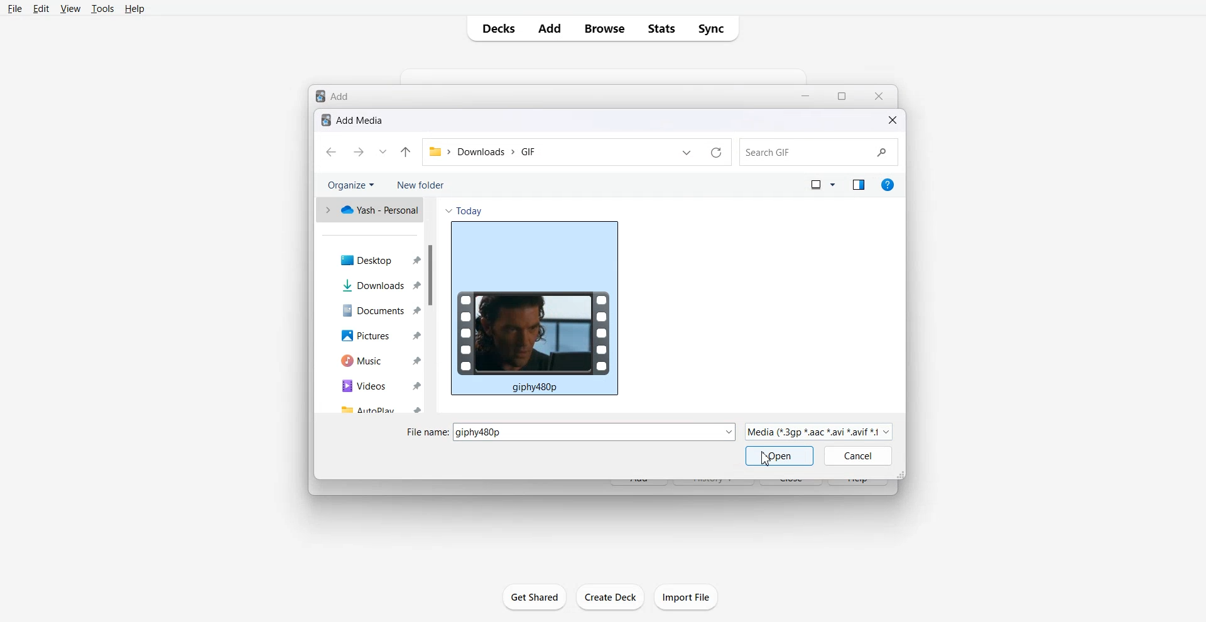  Describe the element at coordinates (818, 431) in the screenshot. I see `| Media (“3gp *aac “avi *avit #1` at that location.